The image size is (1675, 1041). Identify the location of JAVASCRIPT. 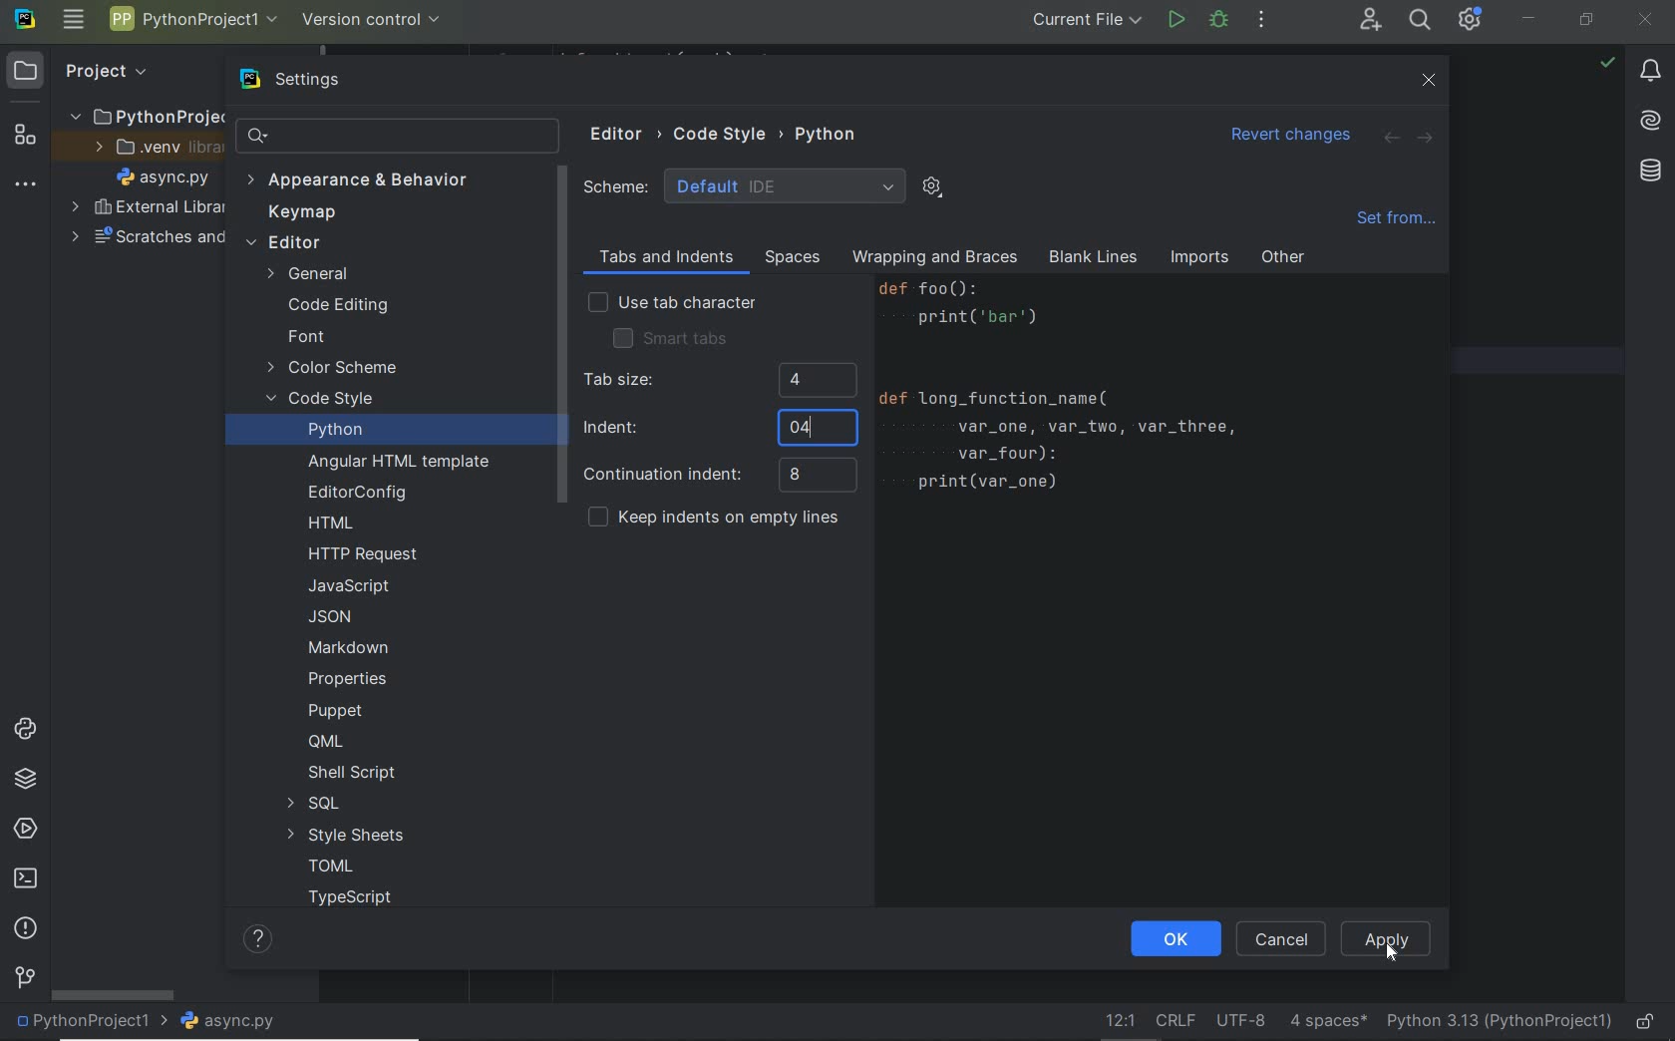
(346, 586).